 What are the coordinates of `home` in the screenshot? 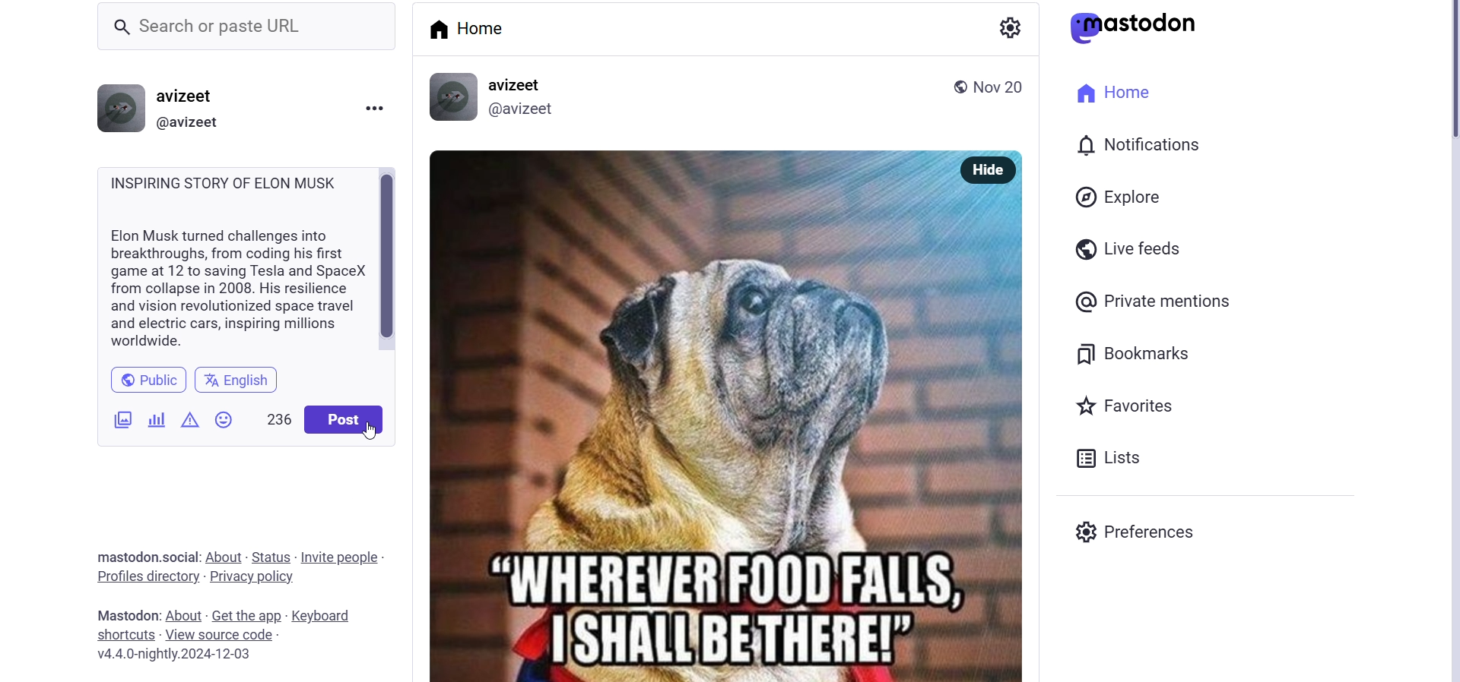 It's located at (1116, 93).